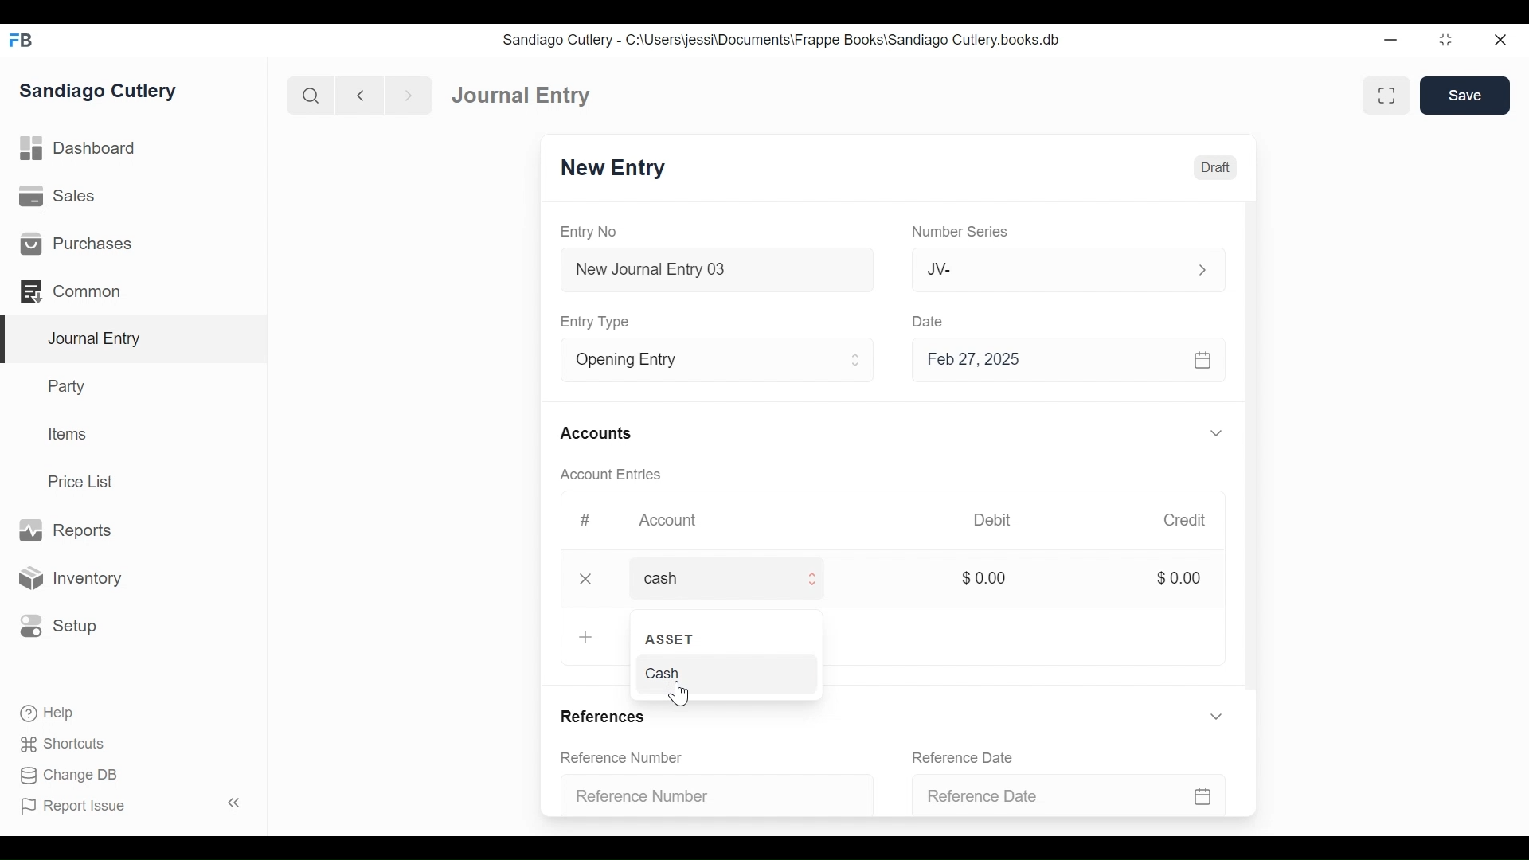 The height and width of the screenshot is (860, 1529). What do you see at coordinates (1187, 520) in the screenshot?
I see `Credit` at bounding box center [1187, 520].